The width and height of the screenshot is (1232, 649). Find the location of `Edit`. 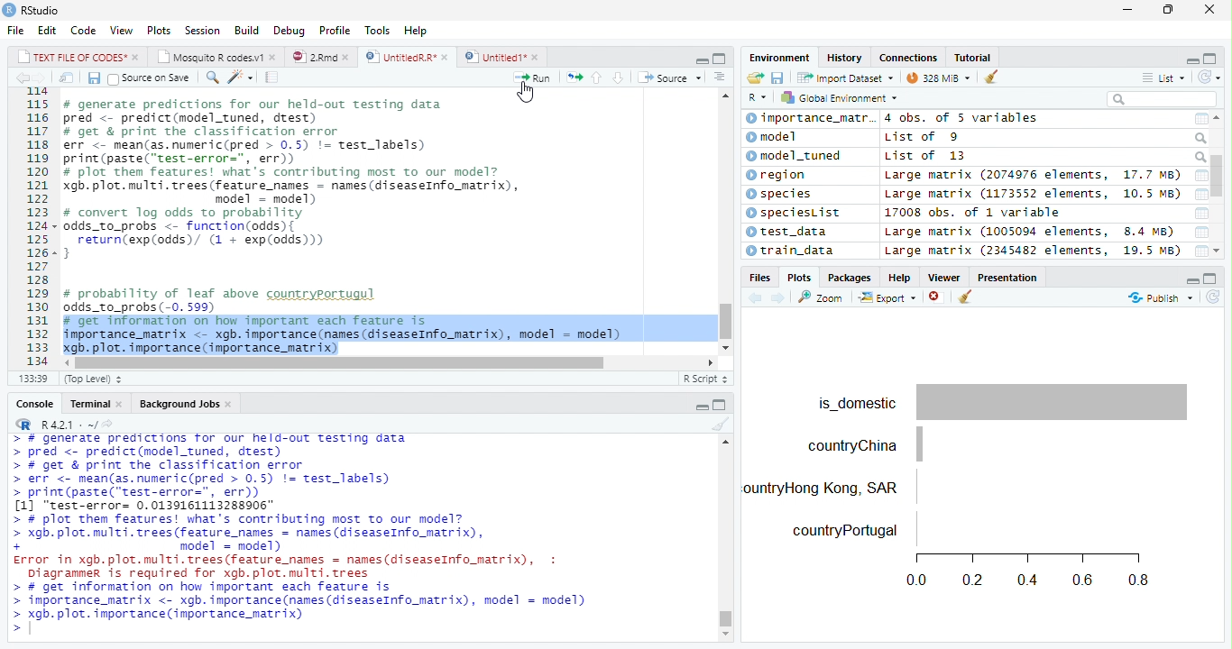

Edit is located at coordinates (45, 30).